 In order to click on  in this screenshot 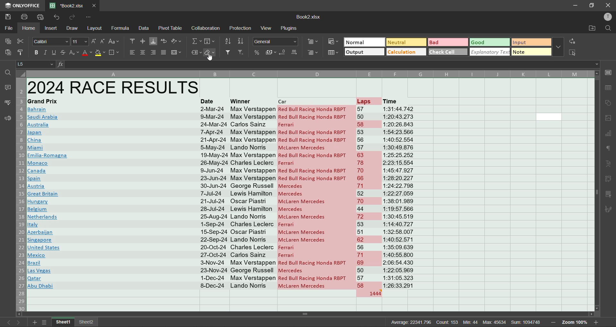, I will do `click(210, 42)`.